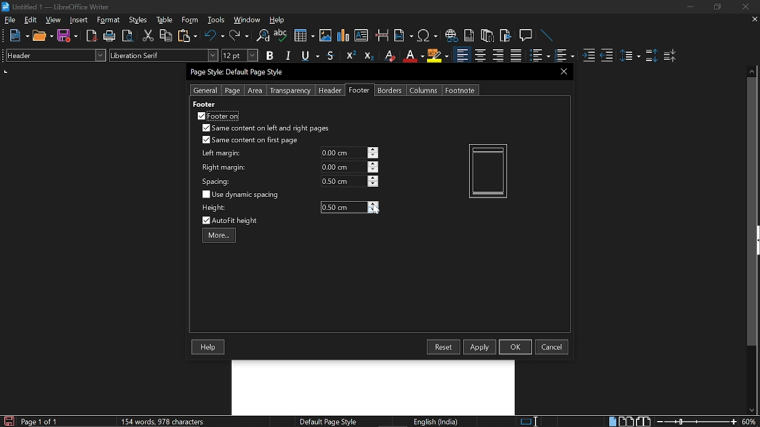 The height and width of the screenshot is (427, 760). Describe the element at coordinates (460, 90) in the screenshot. I see `Footnote` at that location.